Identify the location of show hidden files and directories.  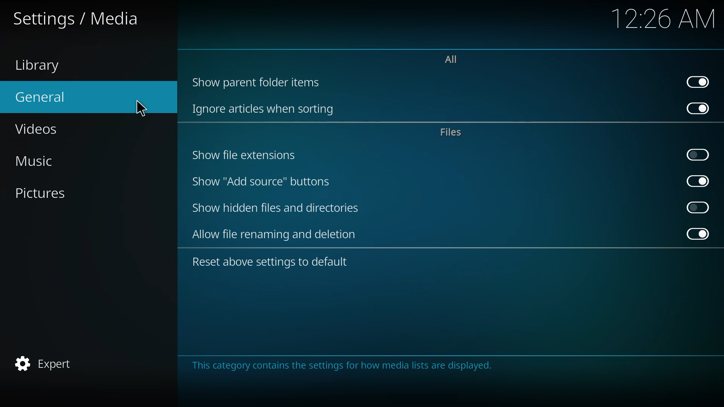
(279, 208).